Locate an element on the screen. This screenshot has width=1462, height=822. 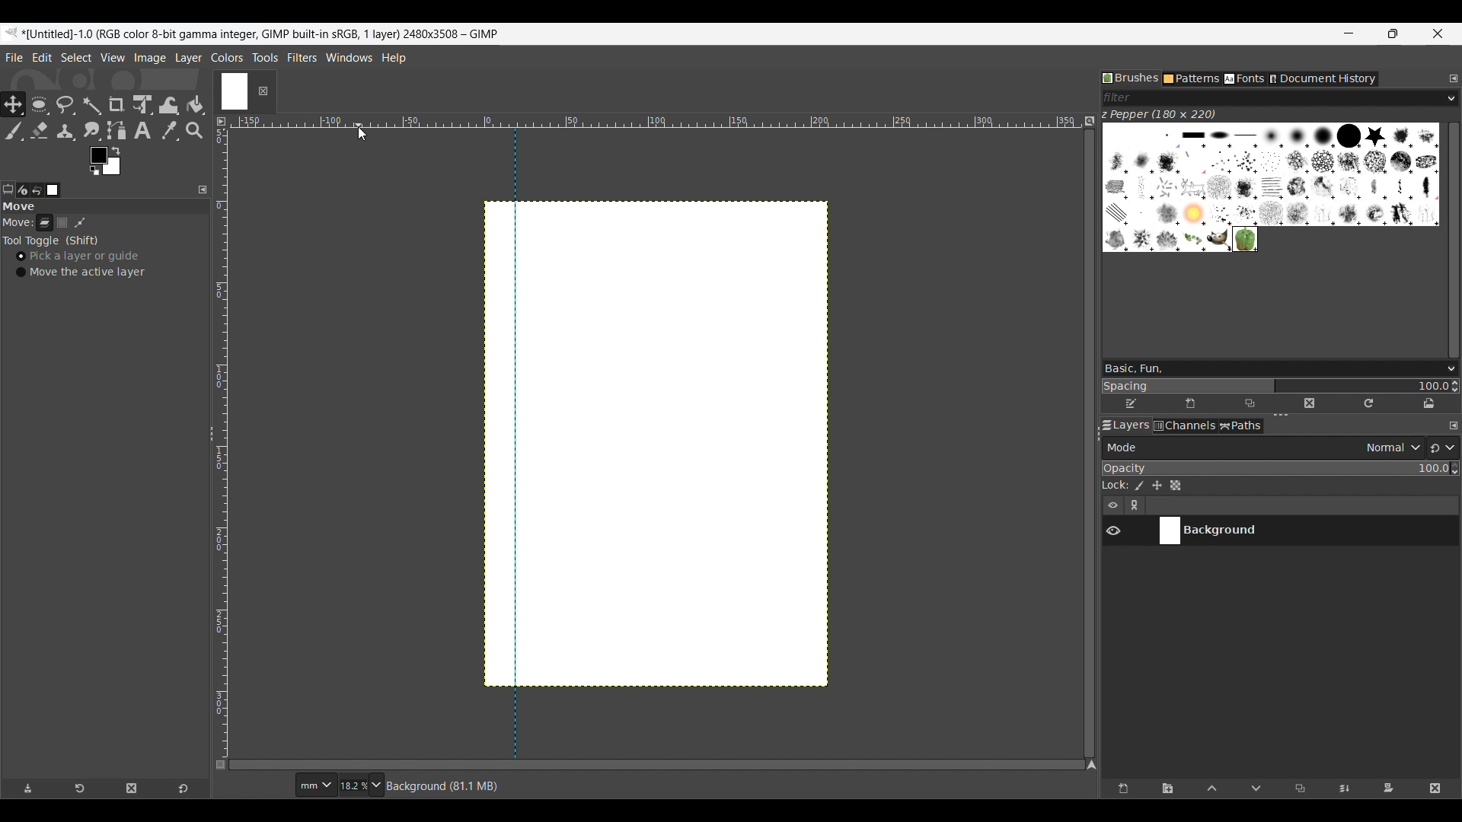
Indicates lock settings is located at coordinates (1116, 485).